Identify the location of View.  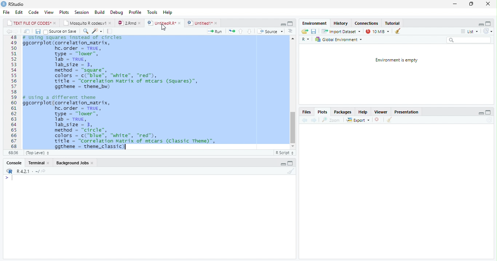
(49, 12).